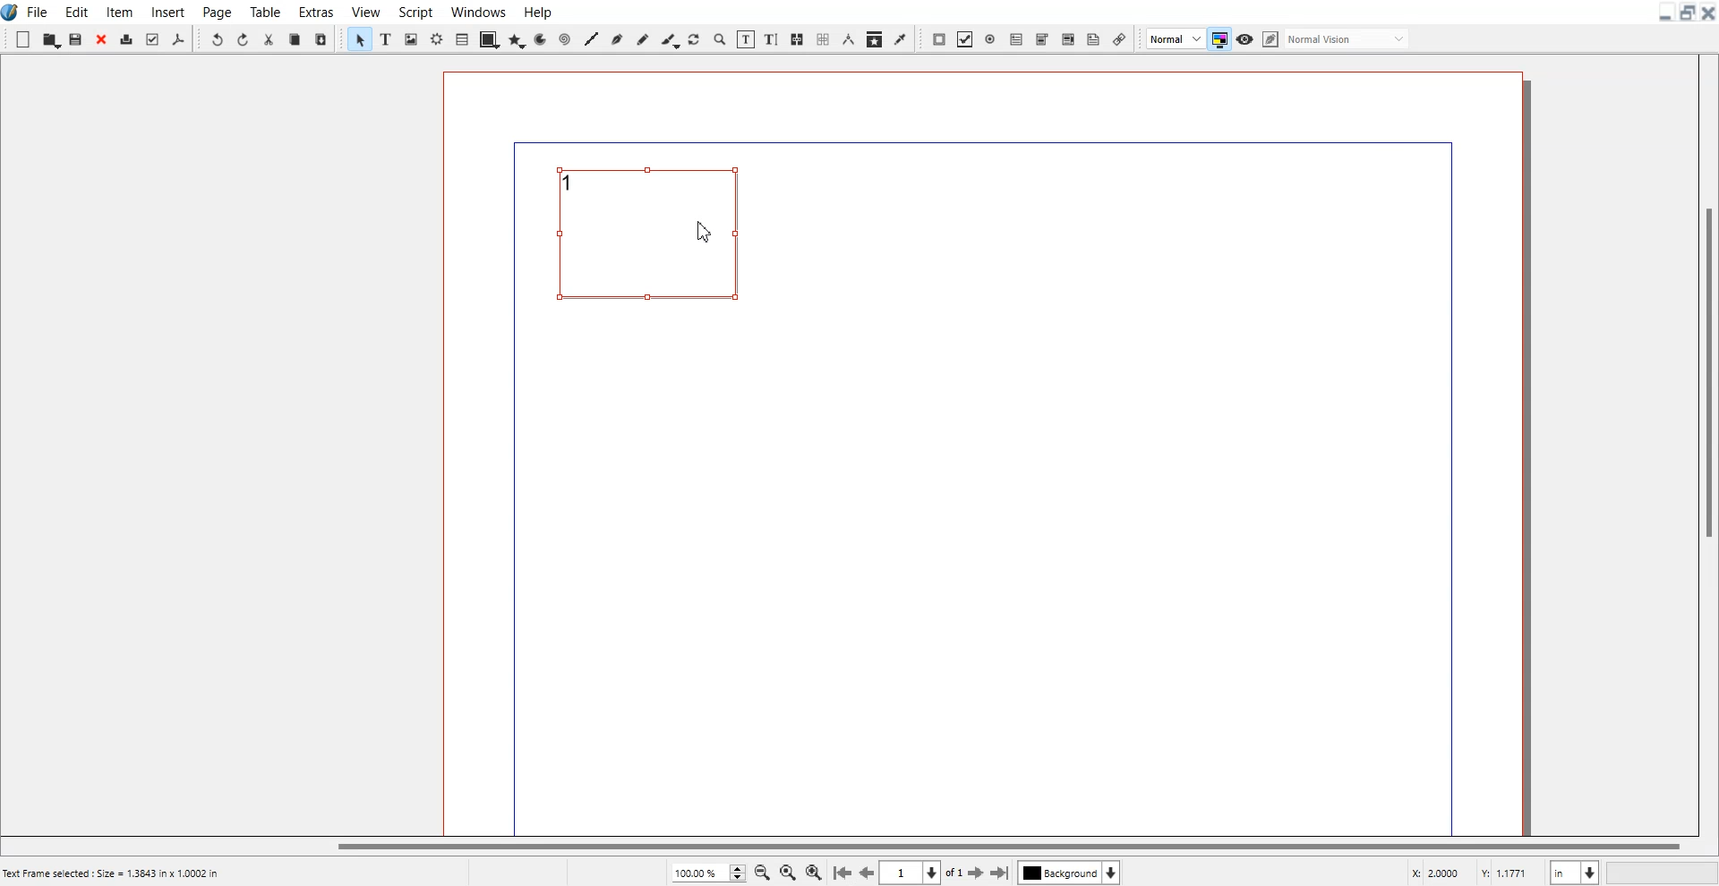 The height and width of the screenshot is (886, 1719). What do you see at coordinates (1337, 38) in the screenshot?
I see `Edit in preview mode` at bounding box center [1337, 38].